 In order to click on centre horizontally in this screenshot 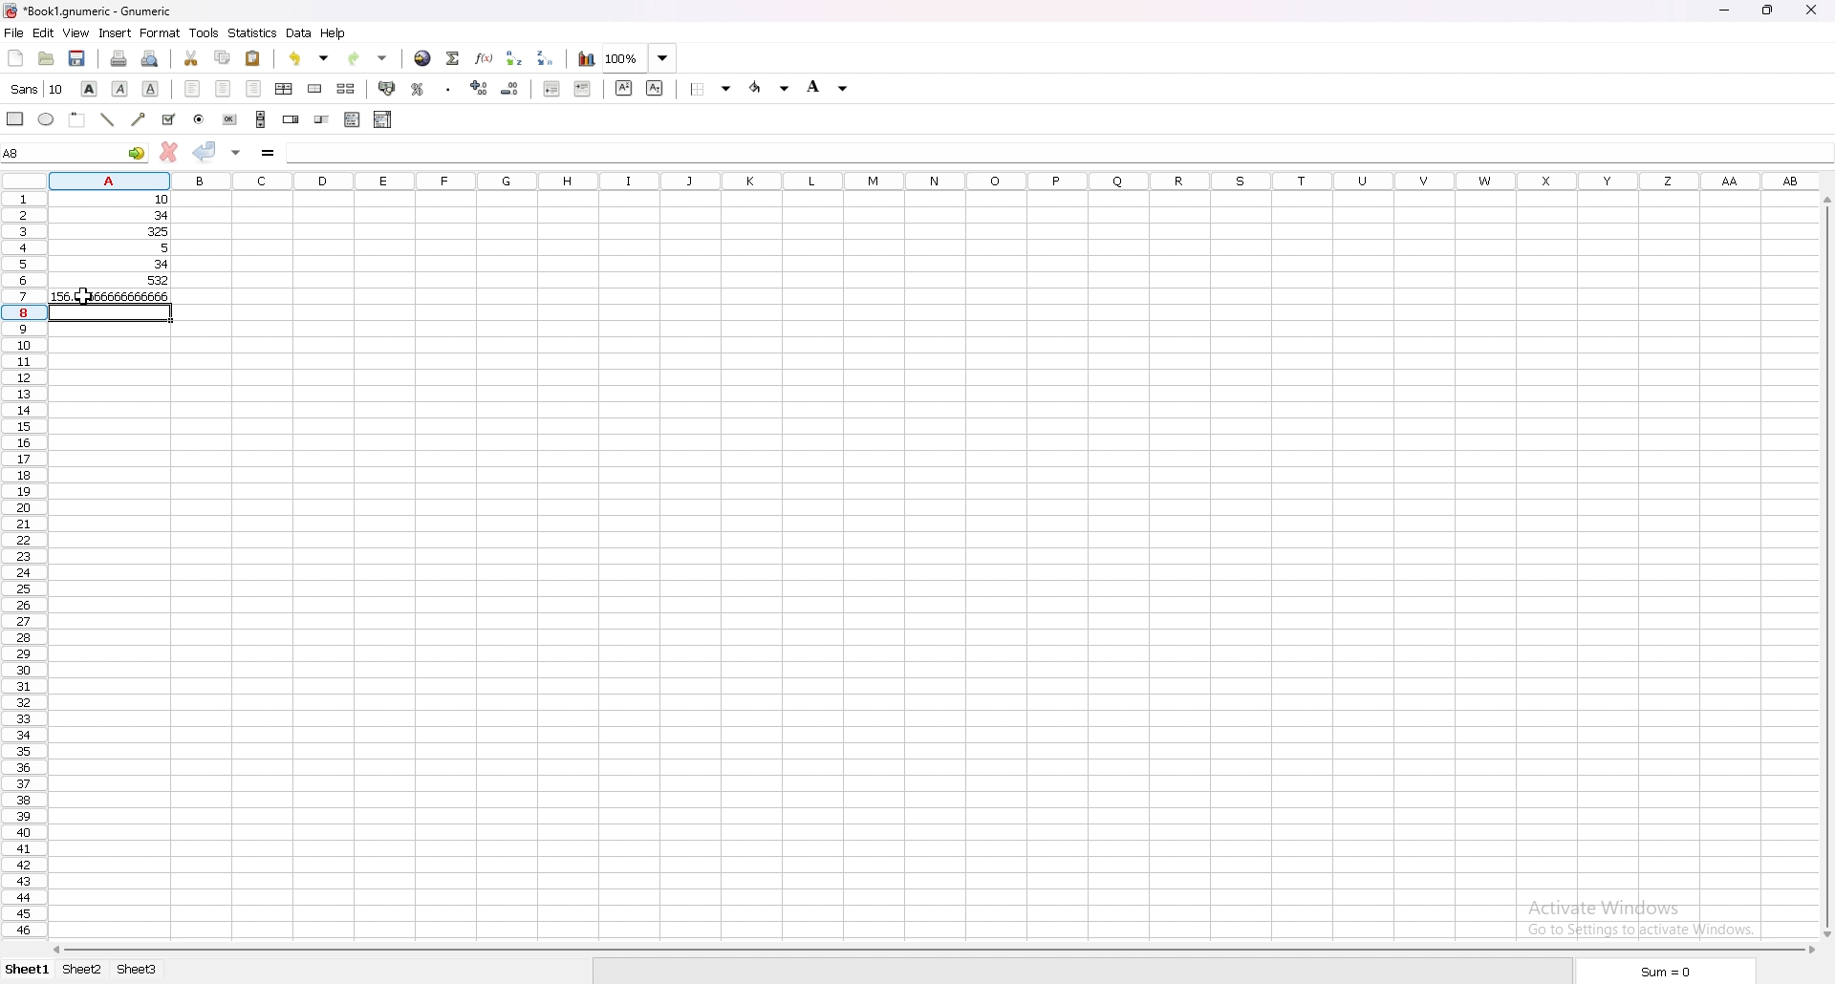, I will do `click(283, 88)`.